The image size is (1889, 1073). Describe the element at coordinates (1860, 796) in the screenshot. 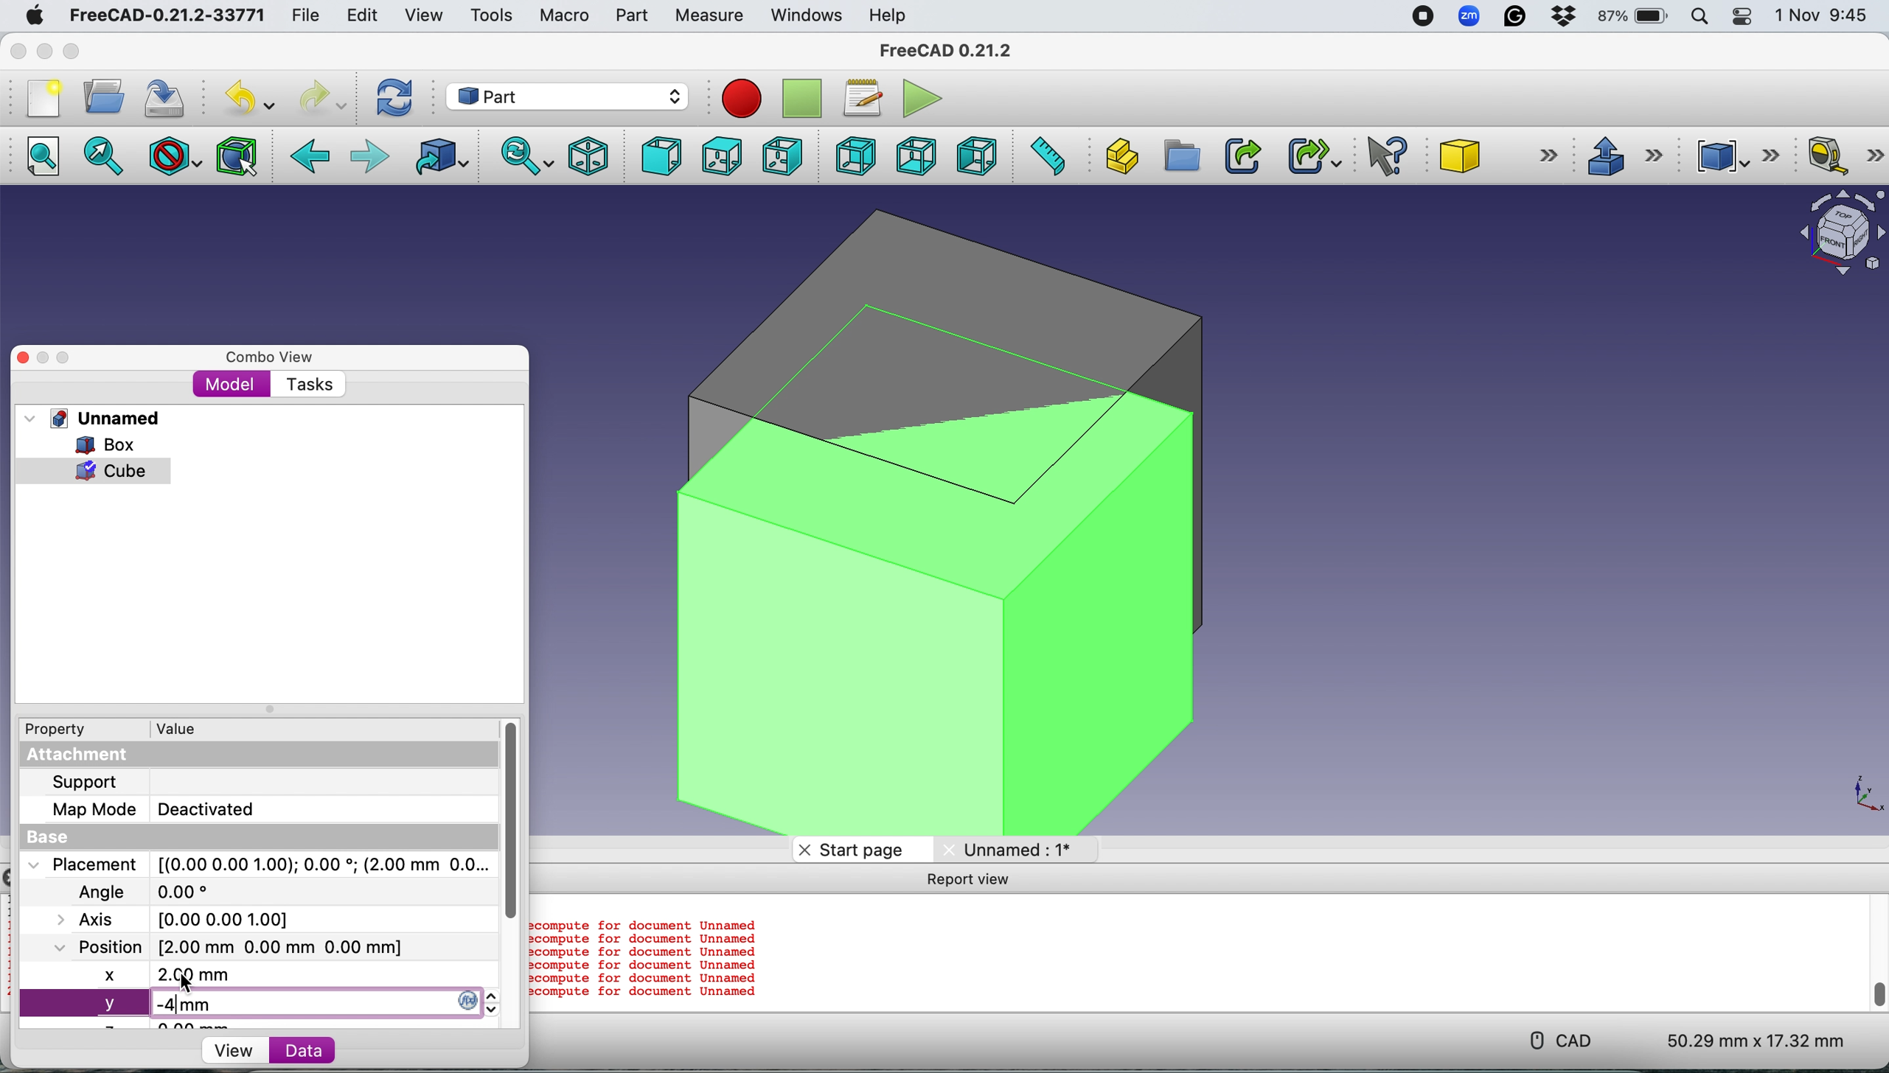

I see `x-y plane` at that location.